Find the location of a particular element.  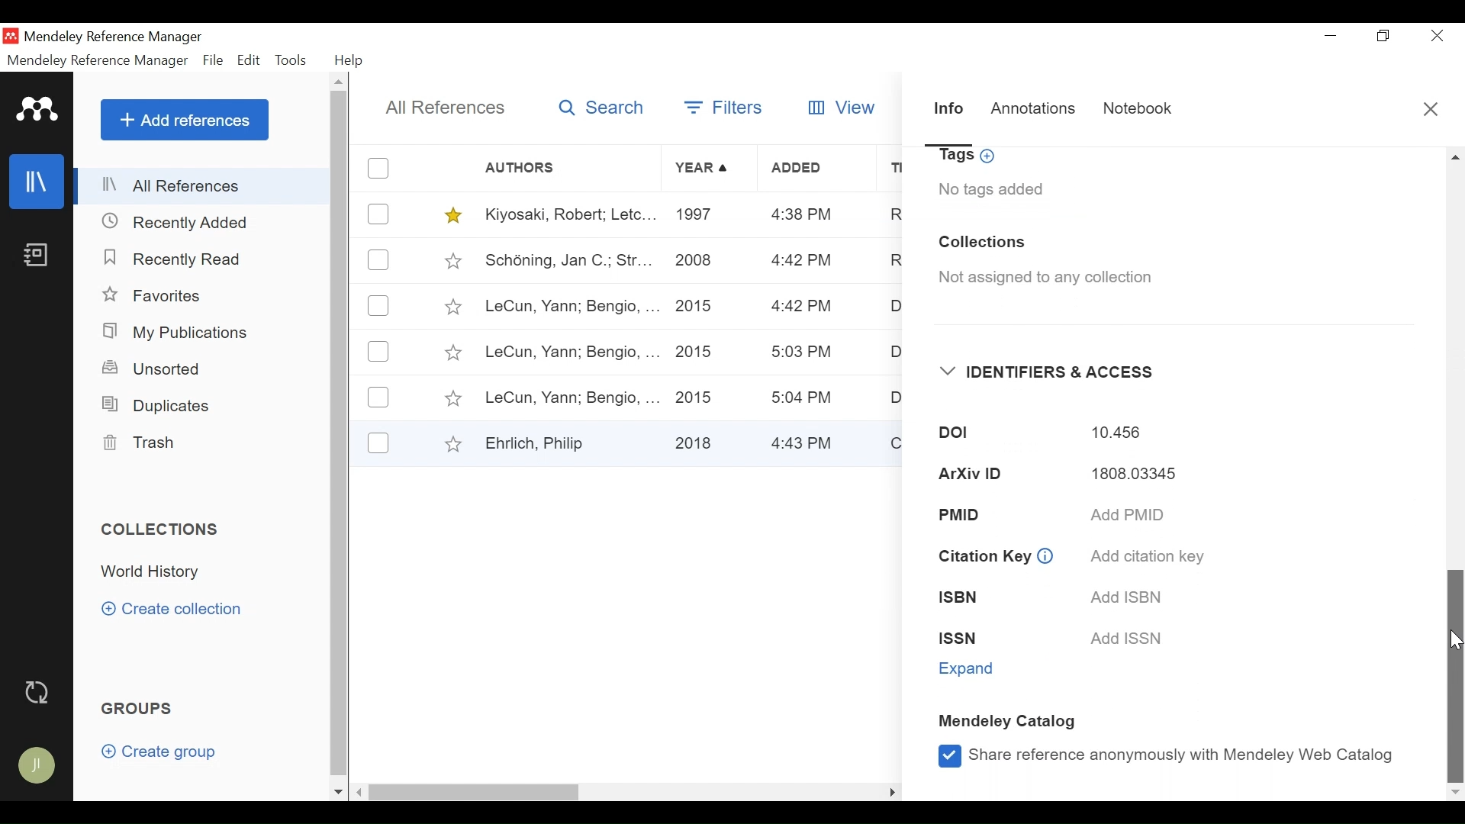

Add ISSN is located at coordinates (1130, 639).